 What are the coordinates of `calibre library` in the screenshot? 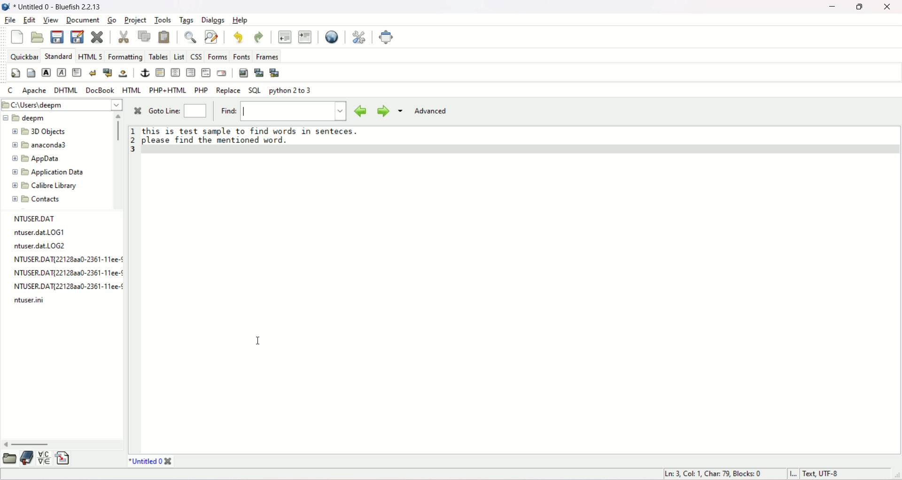 It's located at (41, 186).